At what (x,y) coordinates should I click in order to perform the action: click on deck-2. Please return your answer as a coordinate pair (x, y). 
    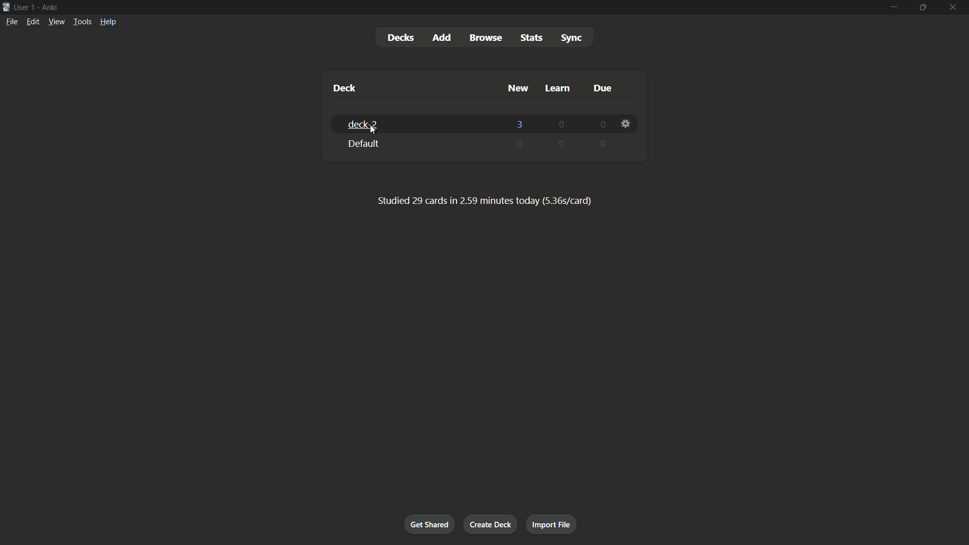
    Looking at the image, I should click on (363, 125).